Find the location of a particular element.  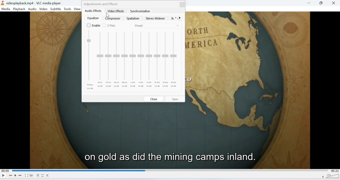

View is located at coordinates (77, 9).